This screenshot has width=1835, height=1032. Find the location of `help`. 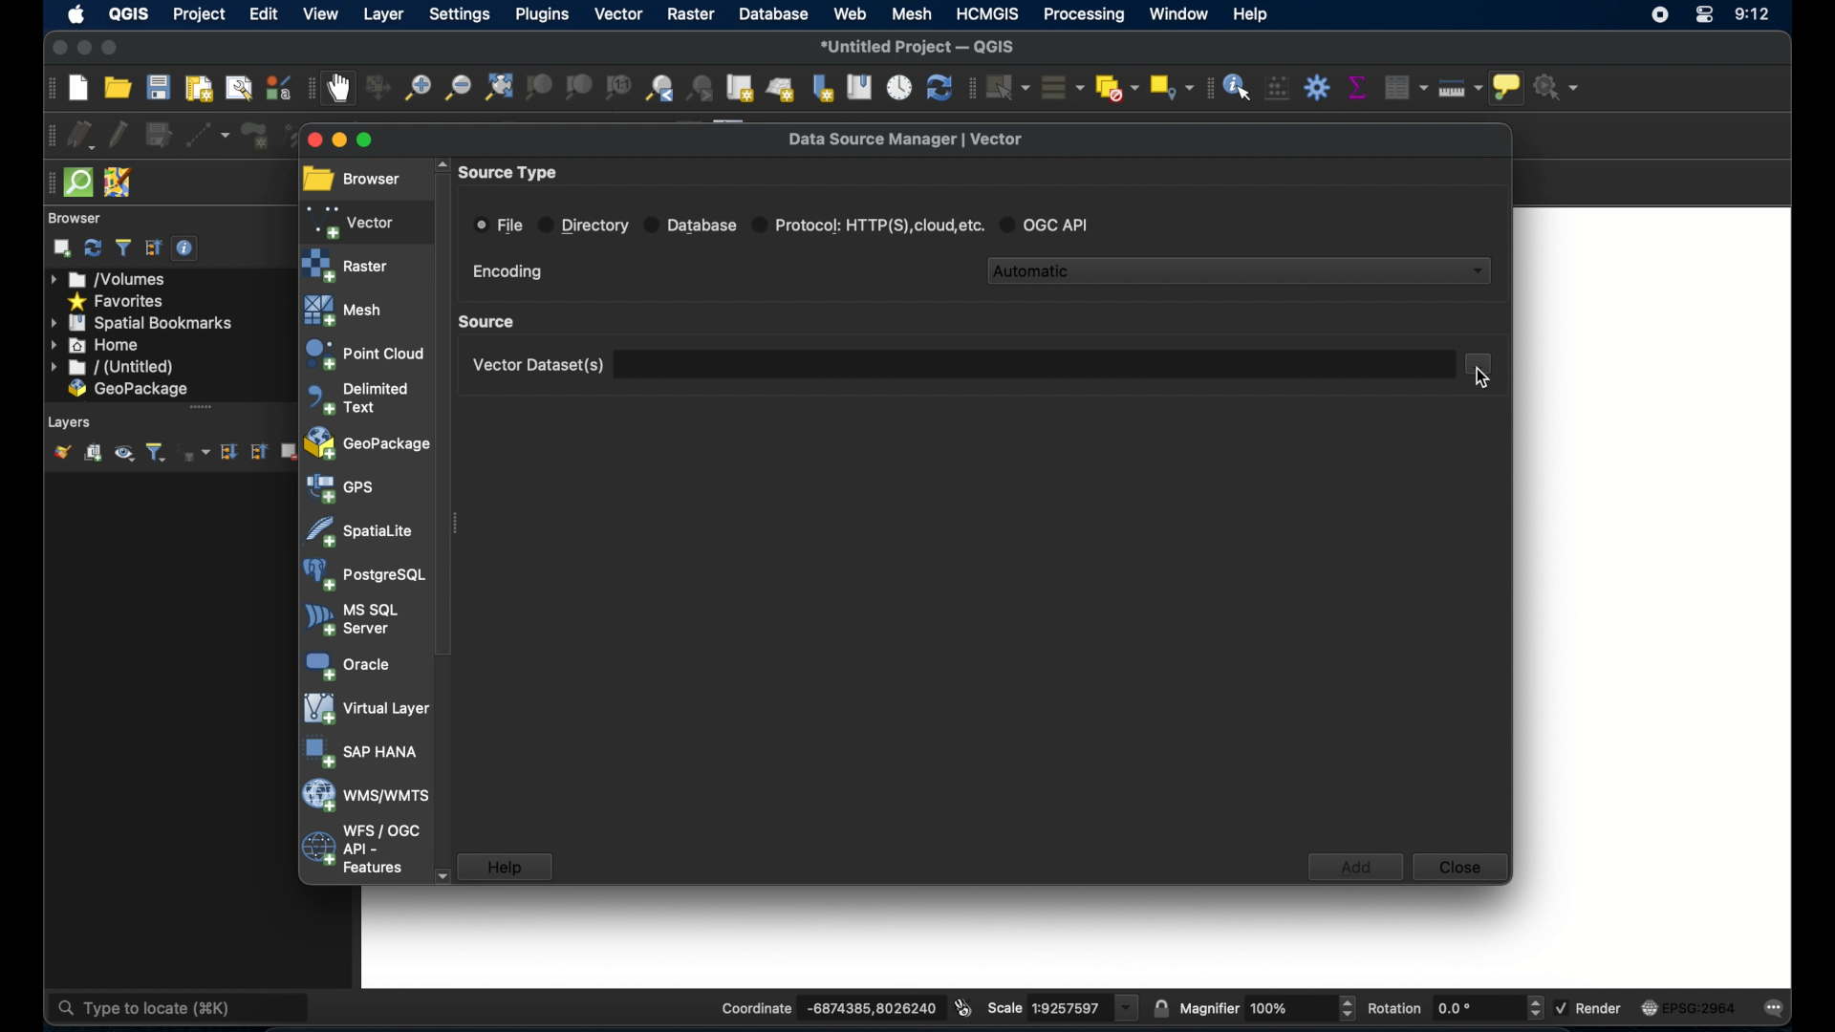

help is located at coordinates (1258, 15).